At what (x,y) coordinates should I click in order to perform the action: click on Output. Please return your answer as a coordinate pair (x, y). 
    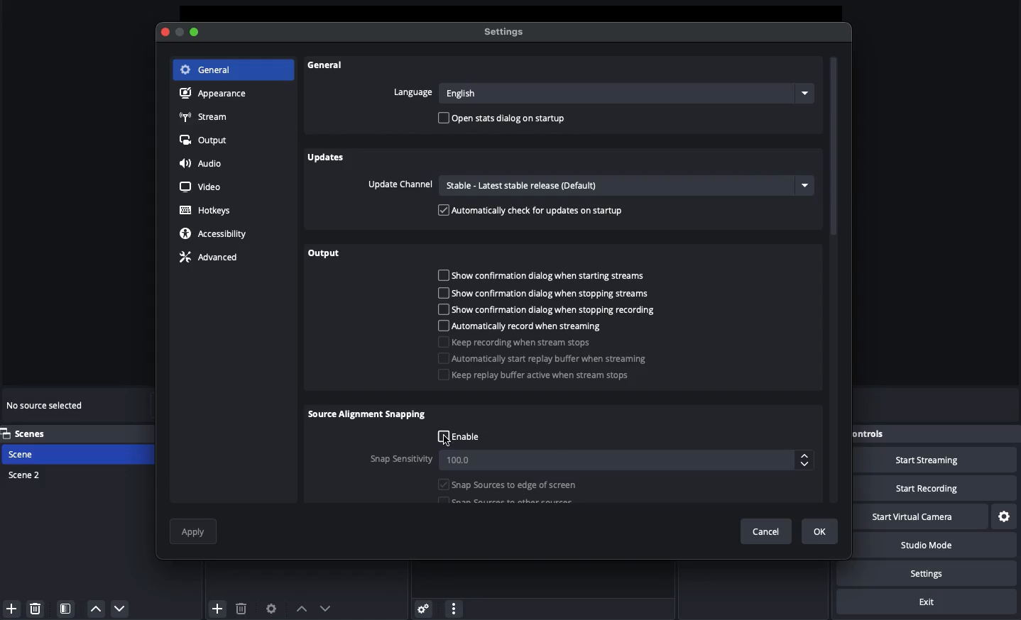
    Looking at the image, I should click on (206, 140).